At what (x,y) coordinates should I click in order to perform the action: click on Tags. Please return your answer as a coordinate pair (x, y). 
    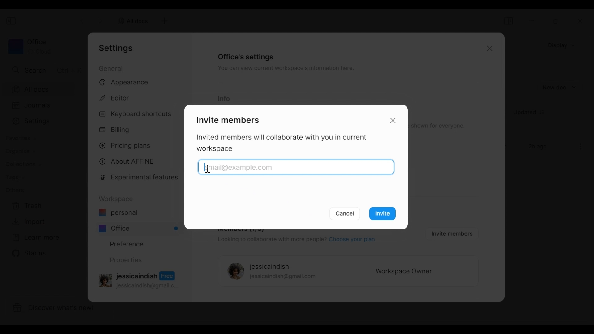
    Looking at the image, I should click on (15, 178).